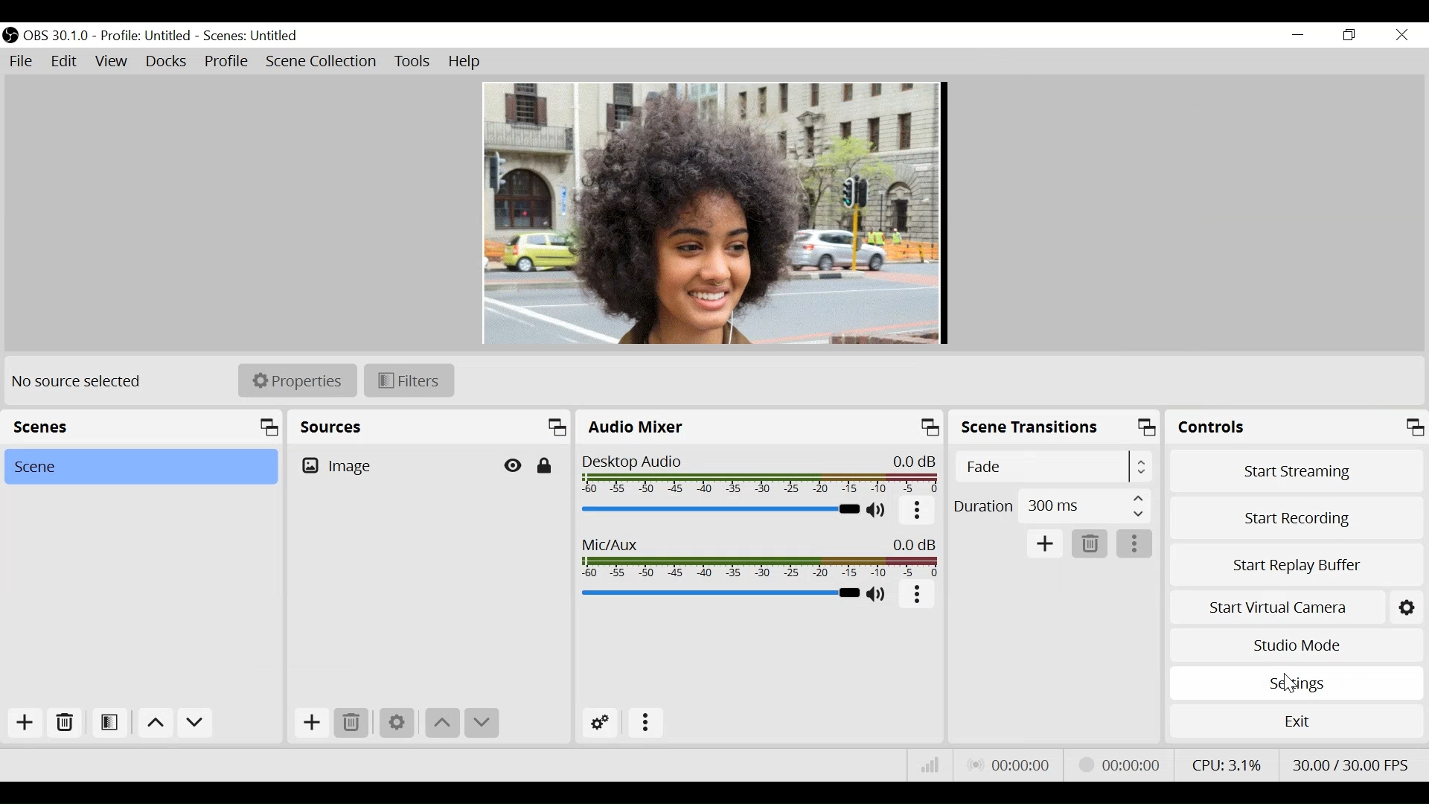  Describe the element at coordinates (467, 63) in the screenshot. I see `Help` at that location.